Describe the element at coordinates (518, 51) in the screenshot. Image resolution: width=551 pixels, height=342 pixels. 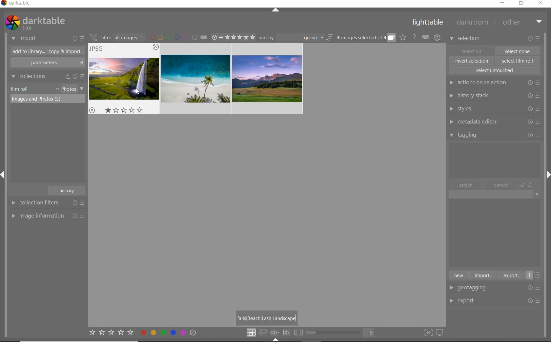
I see `select one` at that location.